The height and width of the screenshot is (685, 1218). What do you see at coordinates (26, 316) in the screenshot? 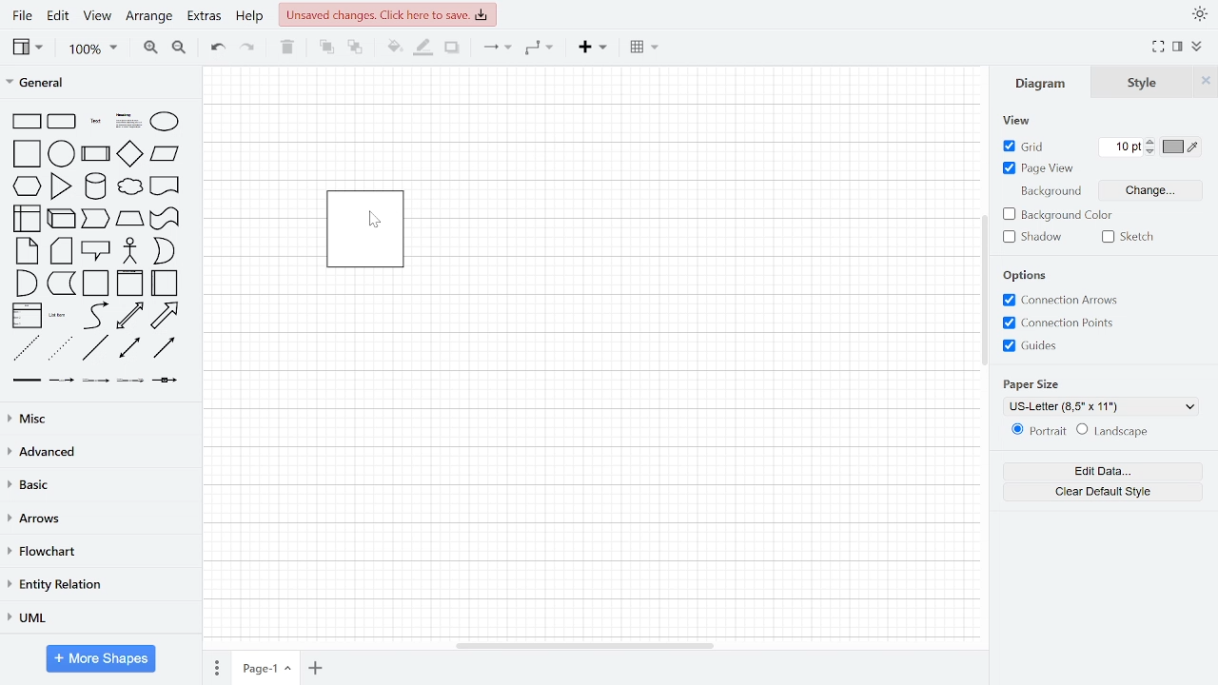
I see `list` at bounding box center [26, 316].